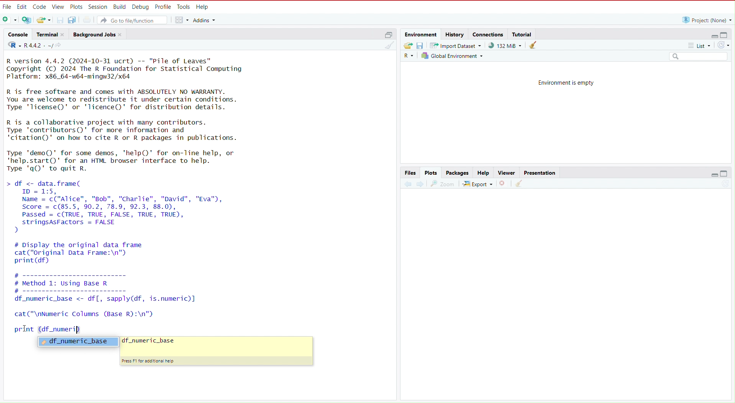  What do you see at coordinates (519, 184) in the screenshot?
I see `clear all plots` at bounding box center [519, 184].